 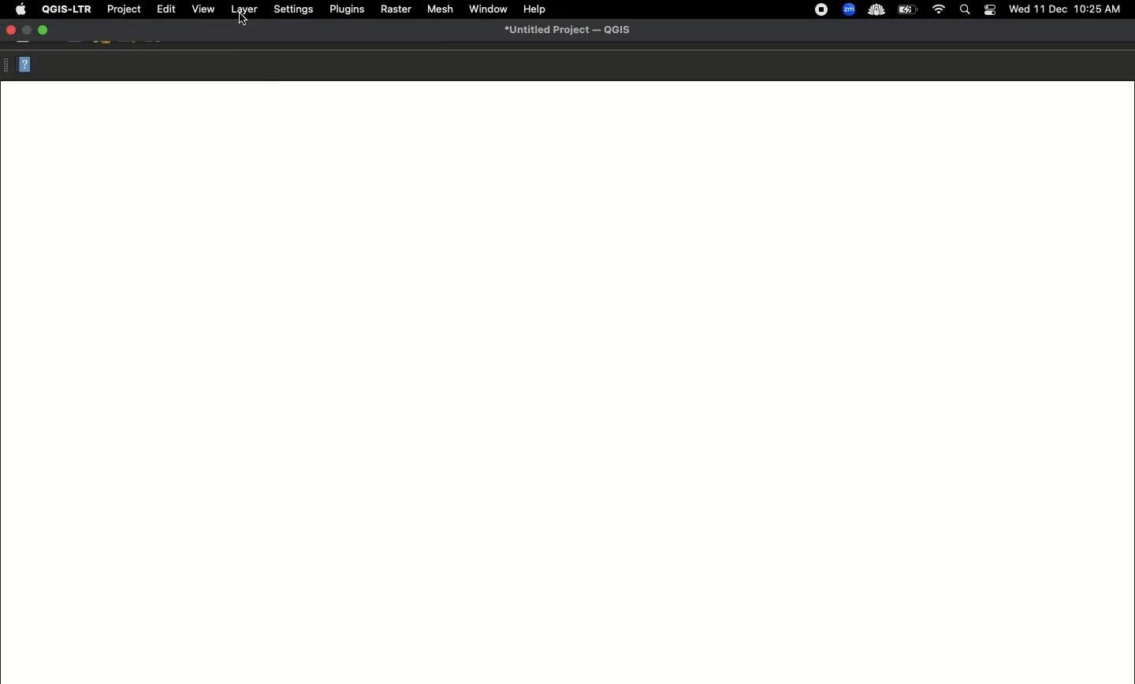 I want to click on View, so click(x=203, y=9).